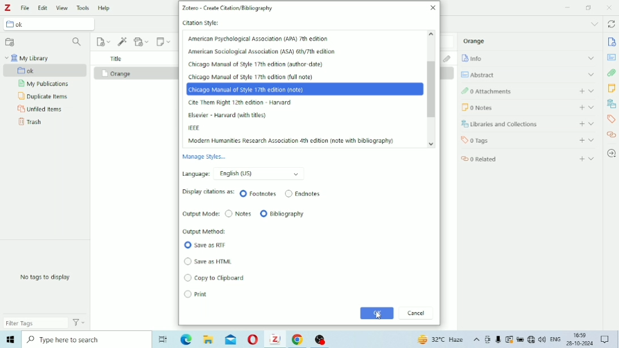  Describe the element at coordinates (238, 214) in the screenshot. I see `Notes` at that location.